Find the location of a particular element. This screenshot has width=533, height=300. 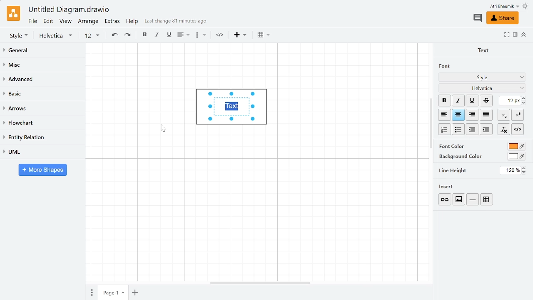

Current line height is located at coordinates (511, 170).